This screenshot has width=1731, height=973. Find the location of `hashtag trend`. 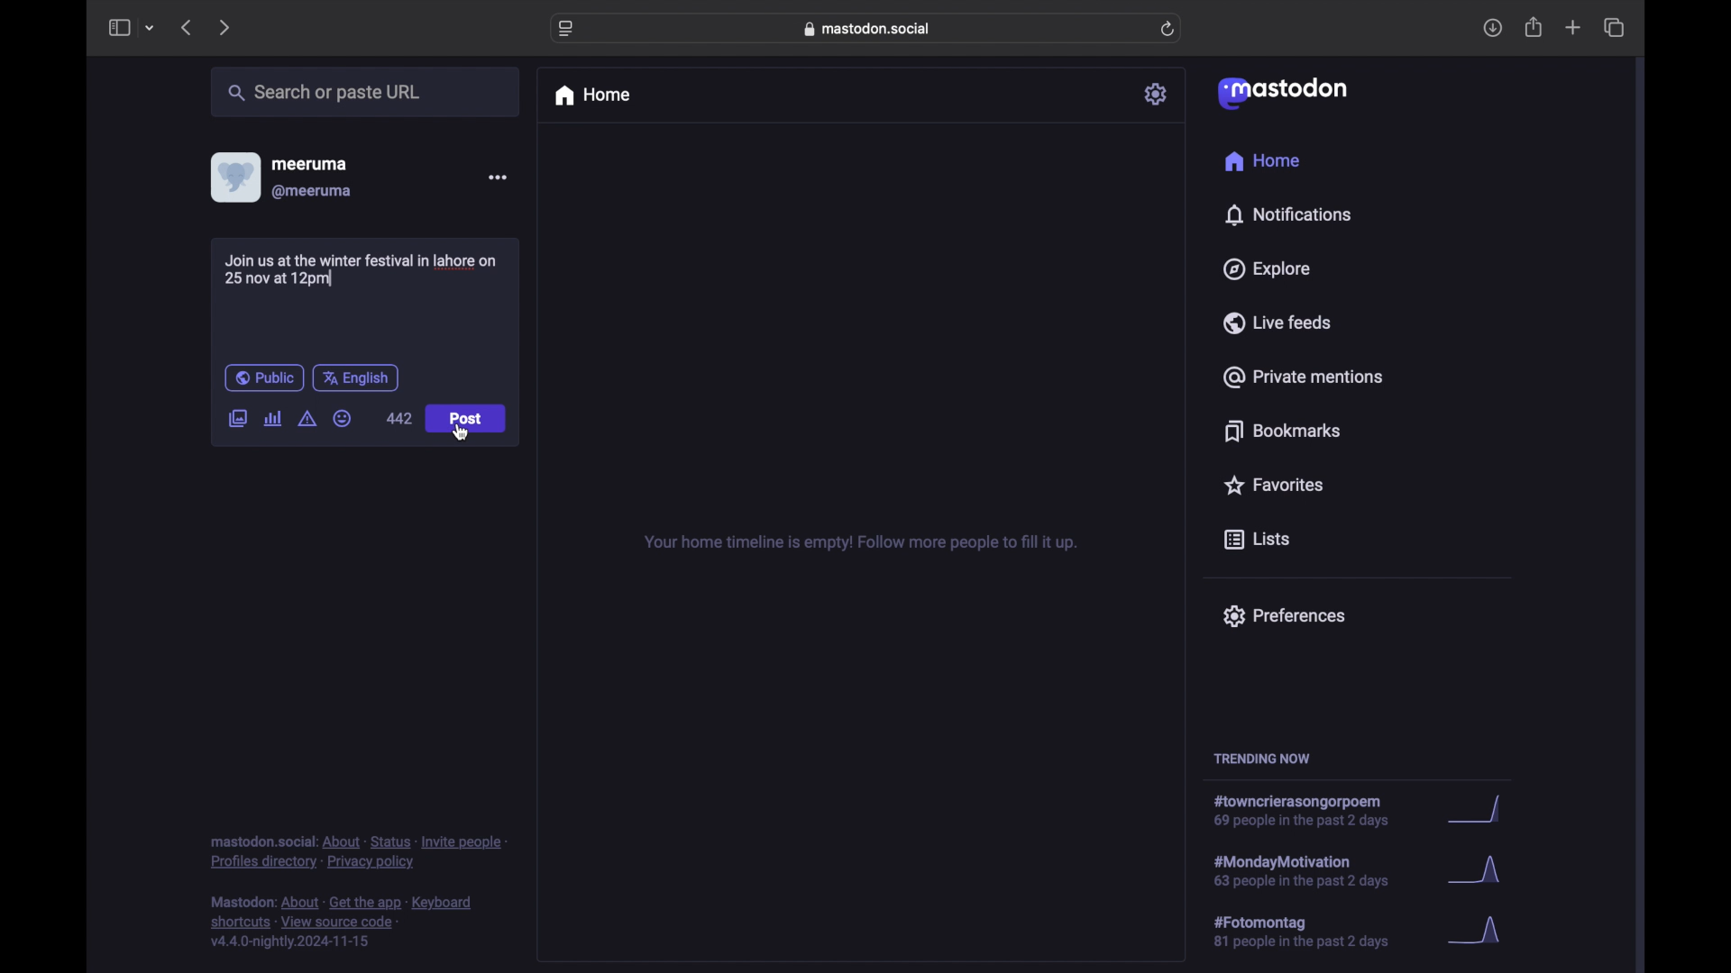

hashtag trend is located at coordinates (1314, 932).